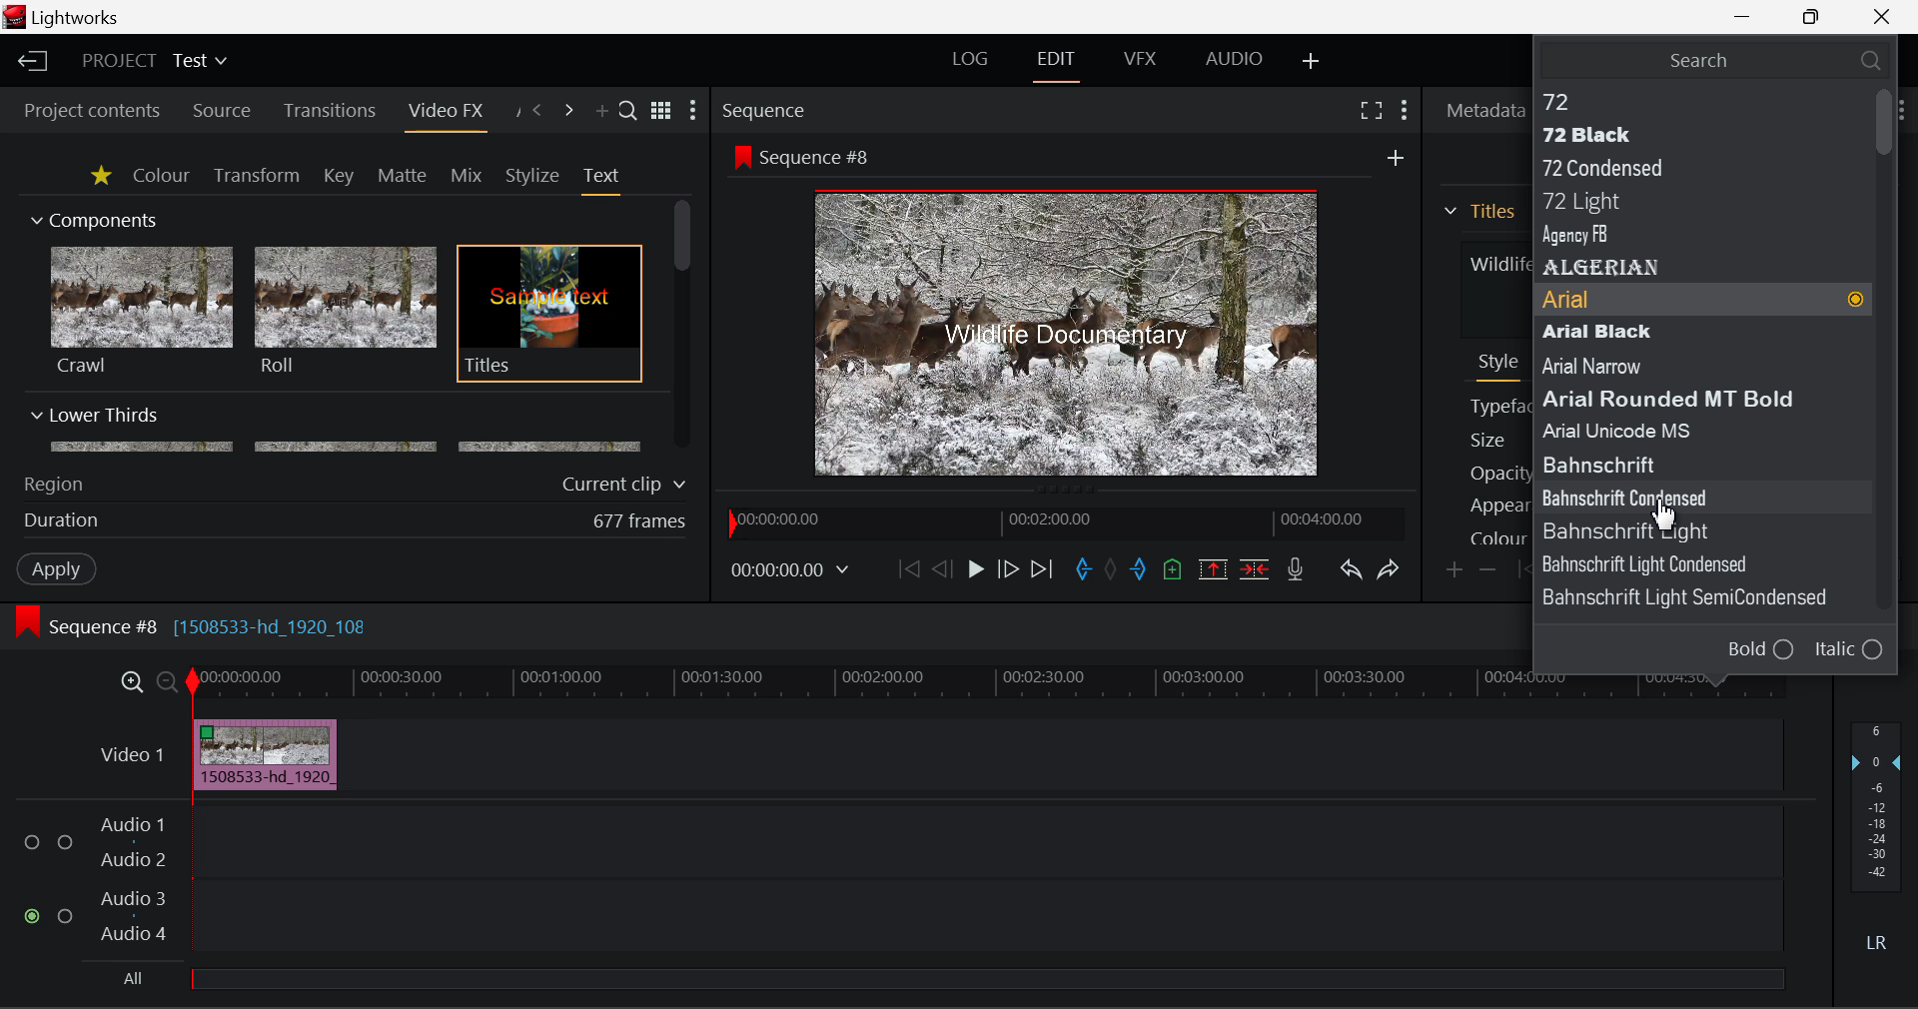  I want to click on Lower Thirds, so click(338, 429).